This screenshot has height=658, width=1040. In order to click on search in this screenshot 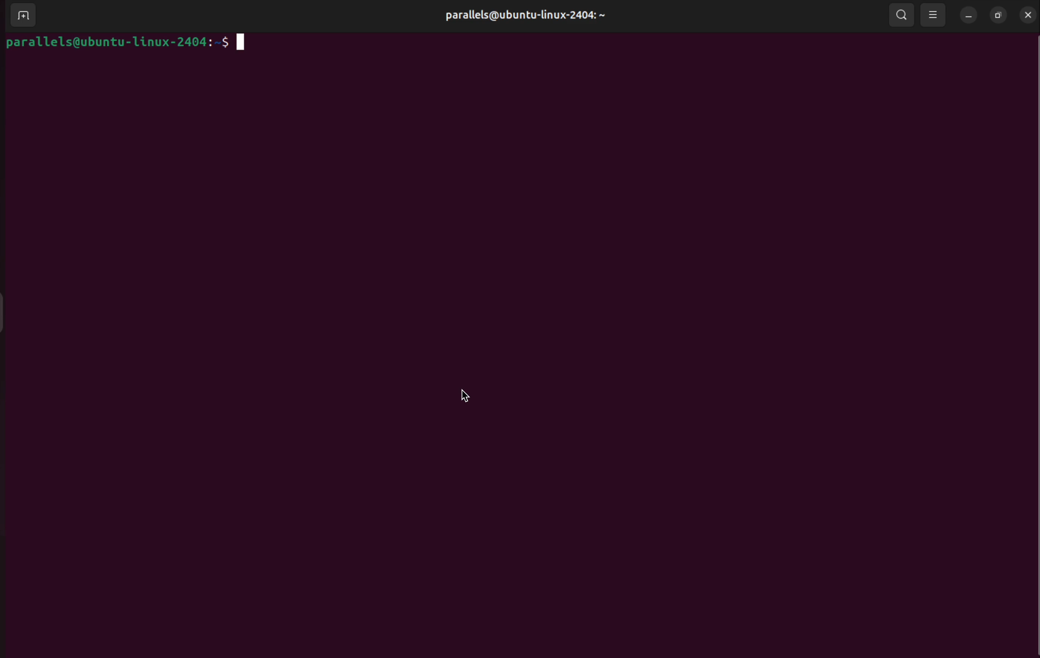, I will do `click(902, 16)`.